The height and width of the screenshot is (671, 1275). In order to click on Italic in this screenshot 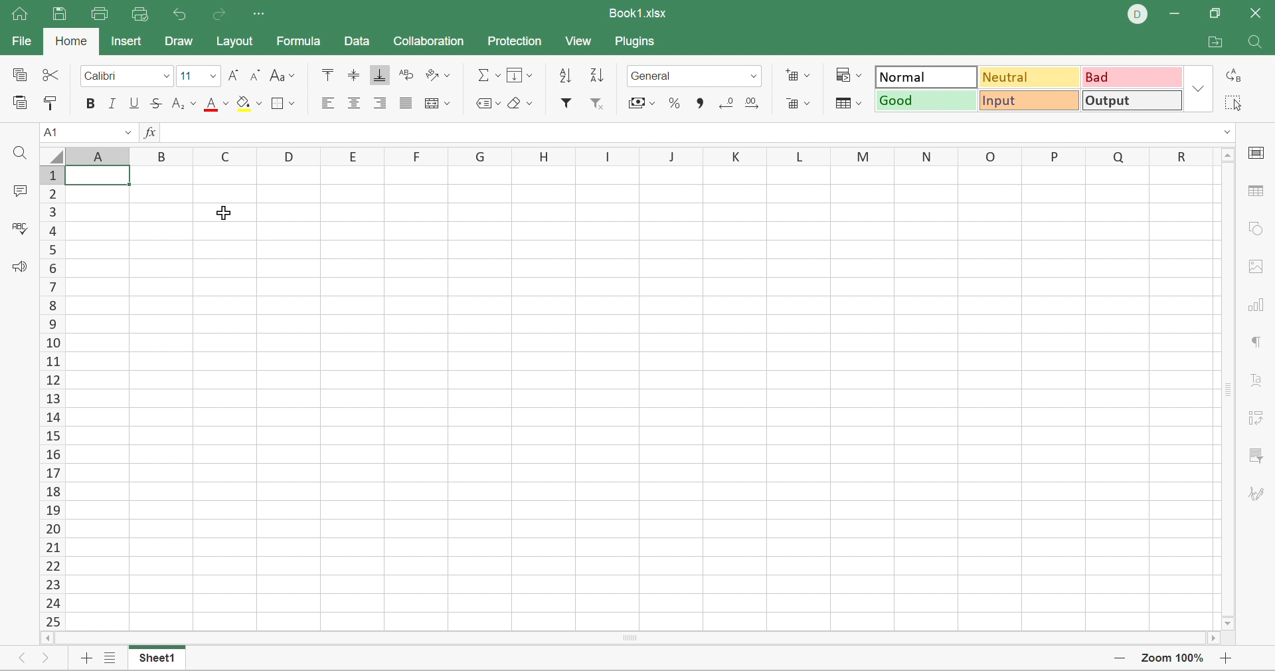, I will do `click(112, 104)`.